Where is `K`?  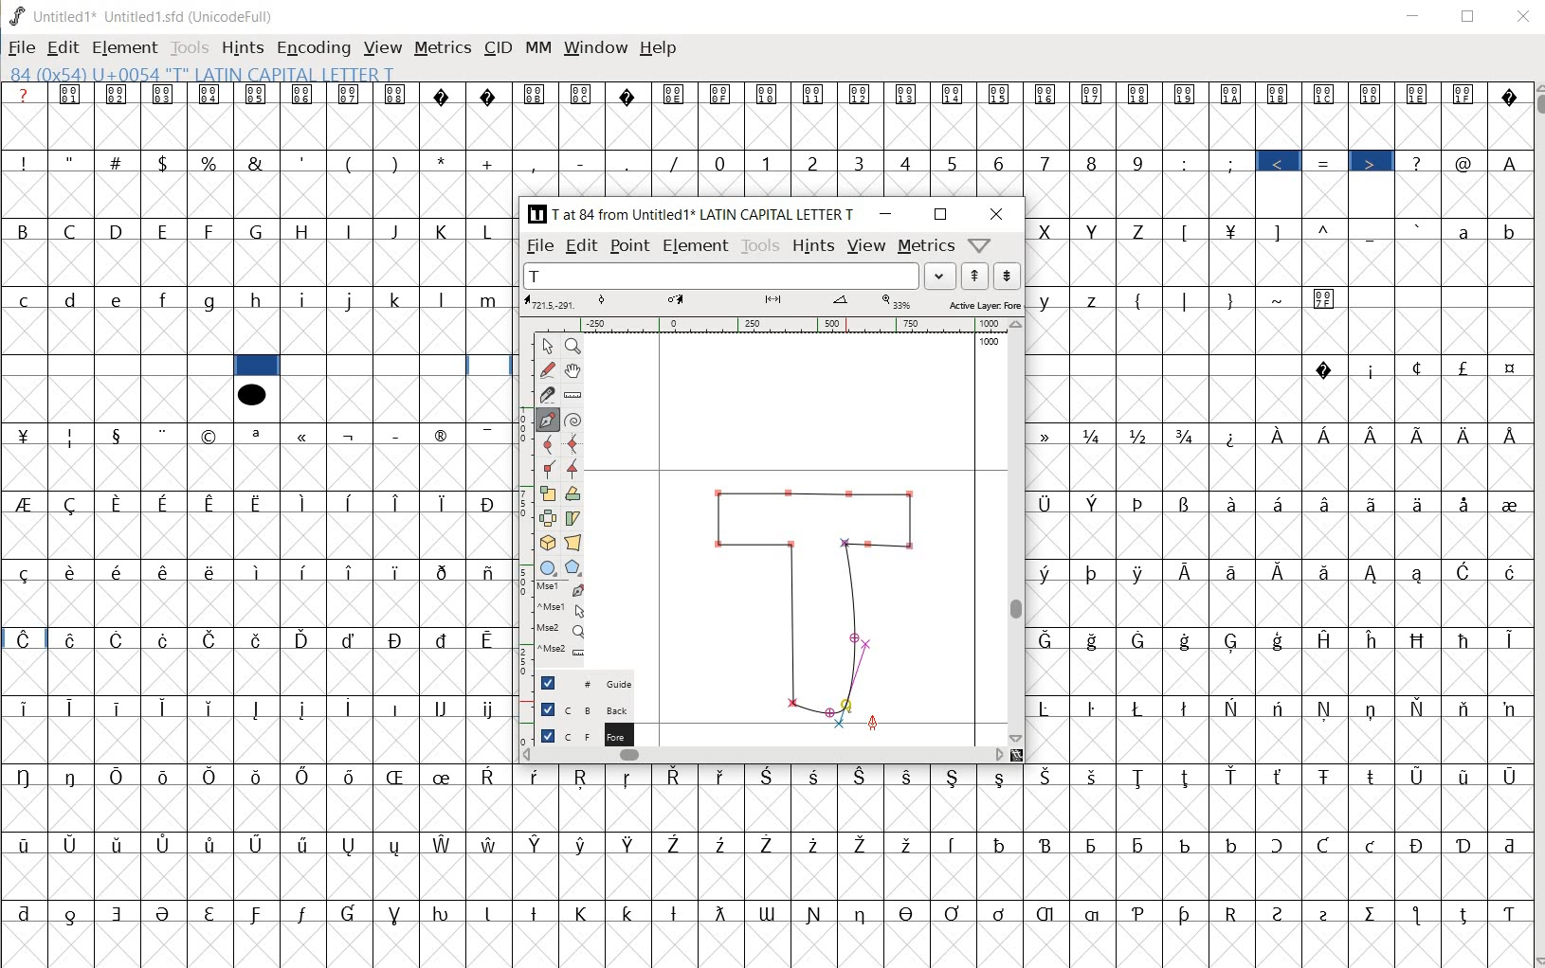
K is located at coordinates (445, 229).